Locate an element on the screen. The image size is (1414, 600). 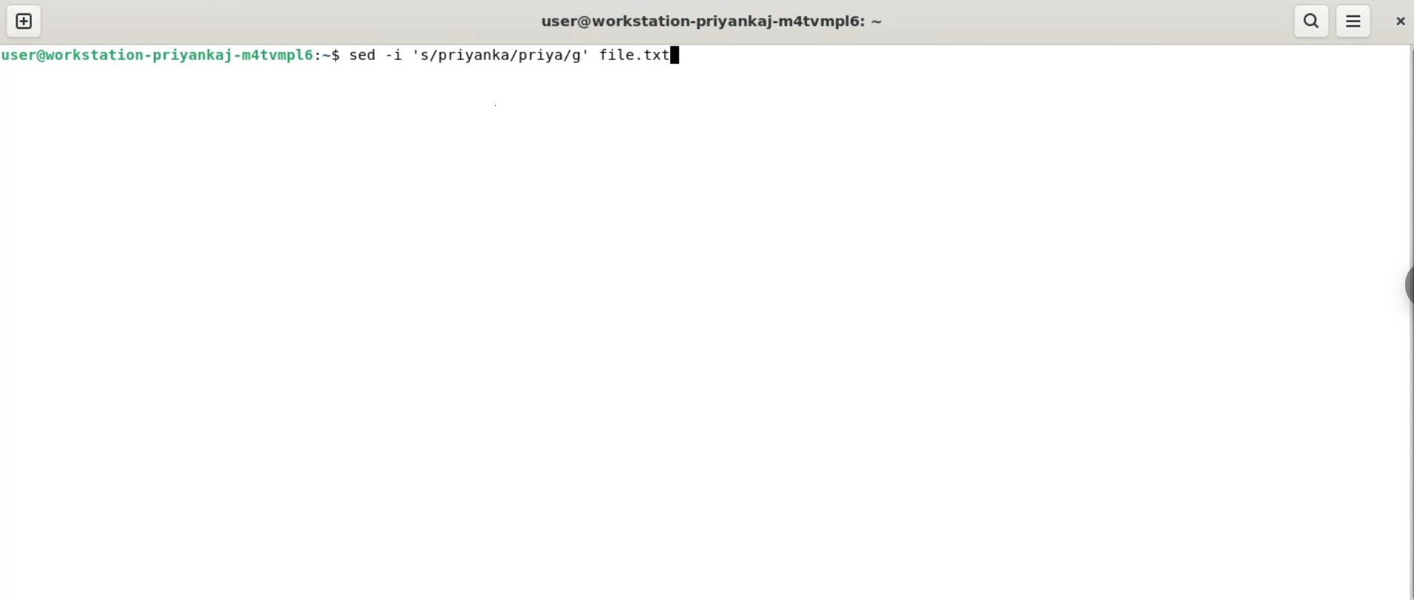
close is located at coordinates (1395, 19).